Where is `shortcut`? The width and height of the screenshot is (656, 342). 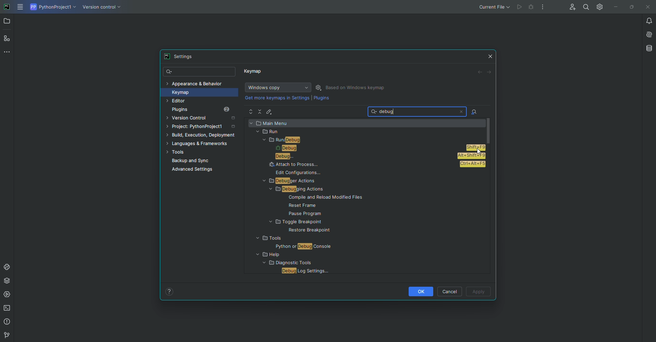
shortcut is located at coordinates (476, 148).